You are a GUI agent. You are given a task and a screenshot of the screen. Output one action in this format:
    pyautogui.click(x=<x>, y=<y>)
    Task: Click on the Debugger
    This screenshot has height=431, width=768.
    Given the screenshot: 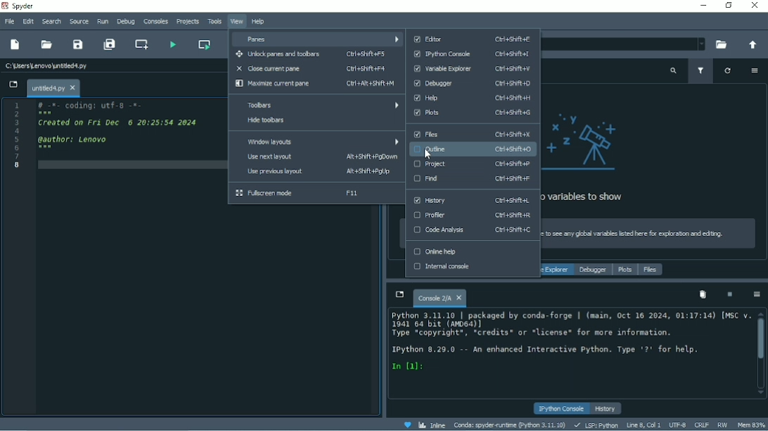 What is the action you would take?
    pyautogui.click(x=593, y=270)
    